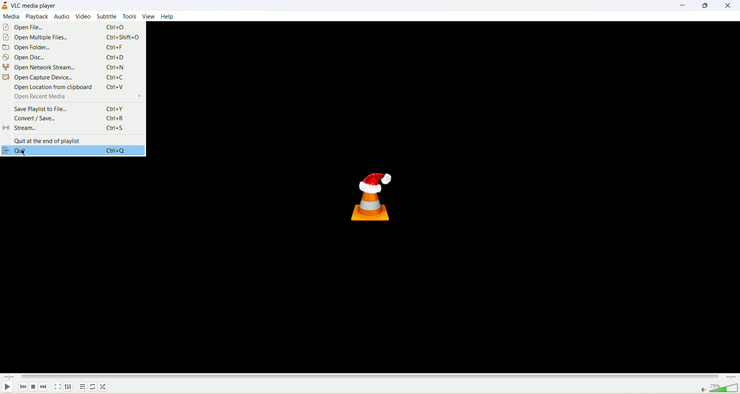  I want to click on VLC media player, so click(34, 5).